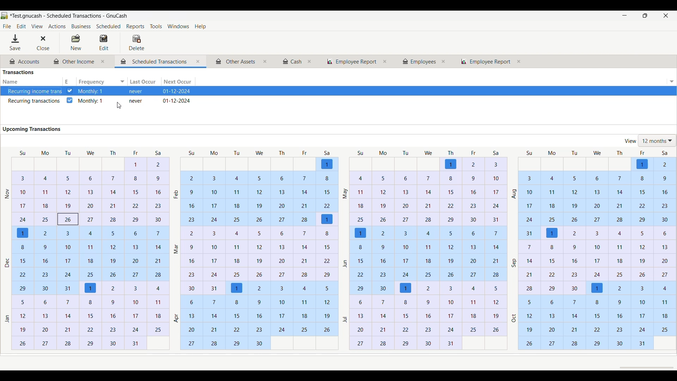  I want to click on close, so click(311, 61).